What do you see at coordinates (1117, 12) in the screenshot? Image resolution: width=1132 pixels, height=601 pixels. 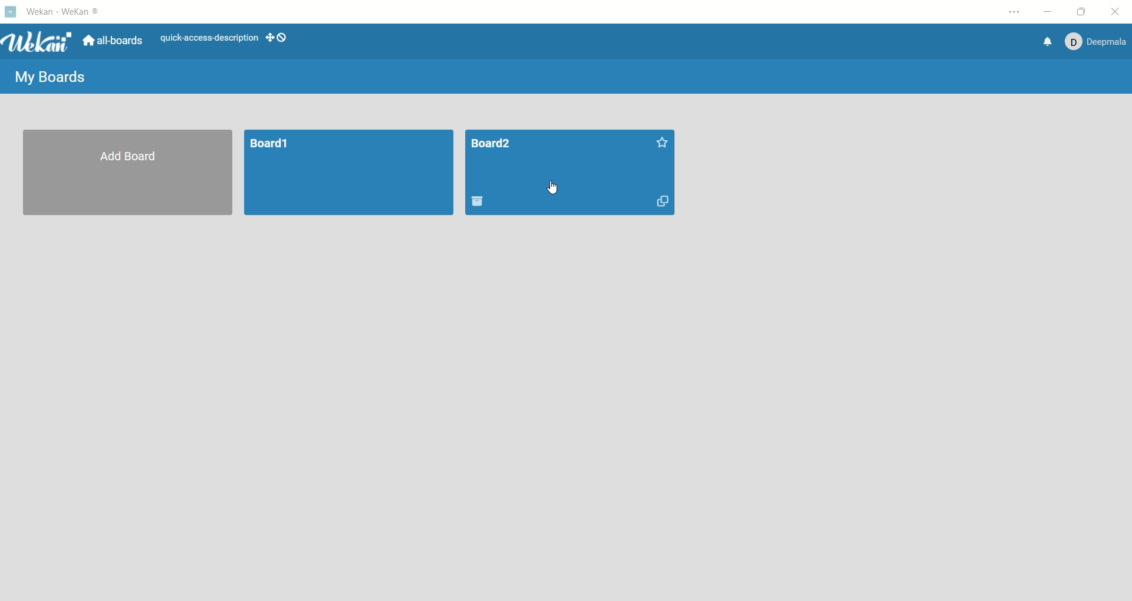 I see `close` at bounding box center [1117, 12].